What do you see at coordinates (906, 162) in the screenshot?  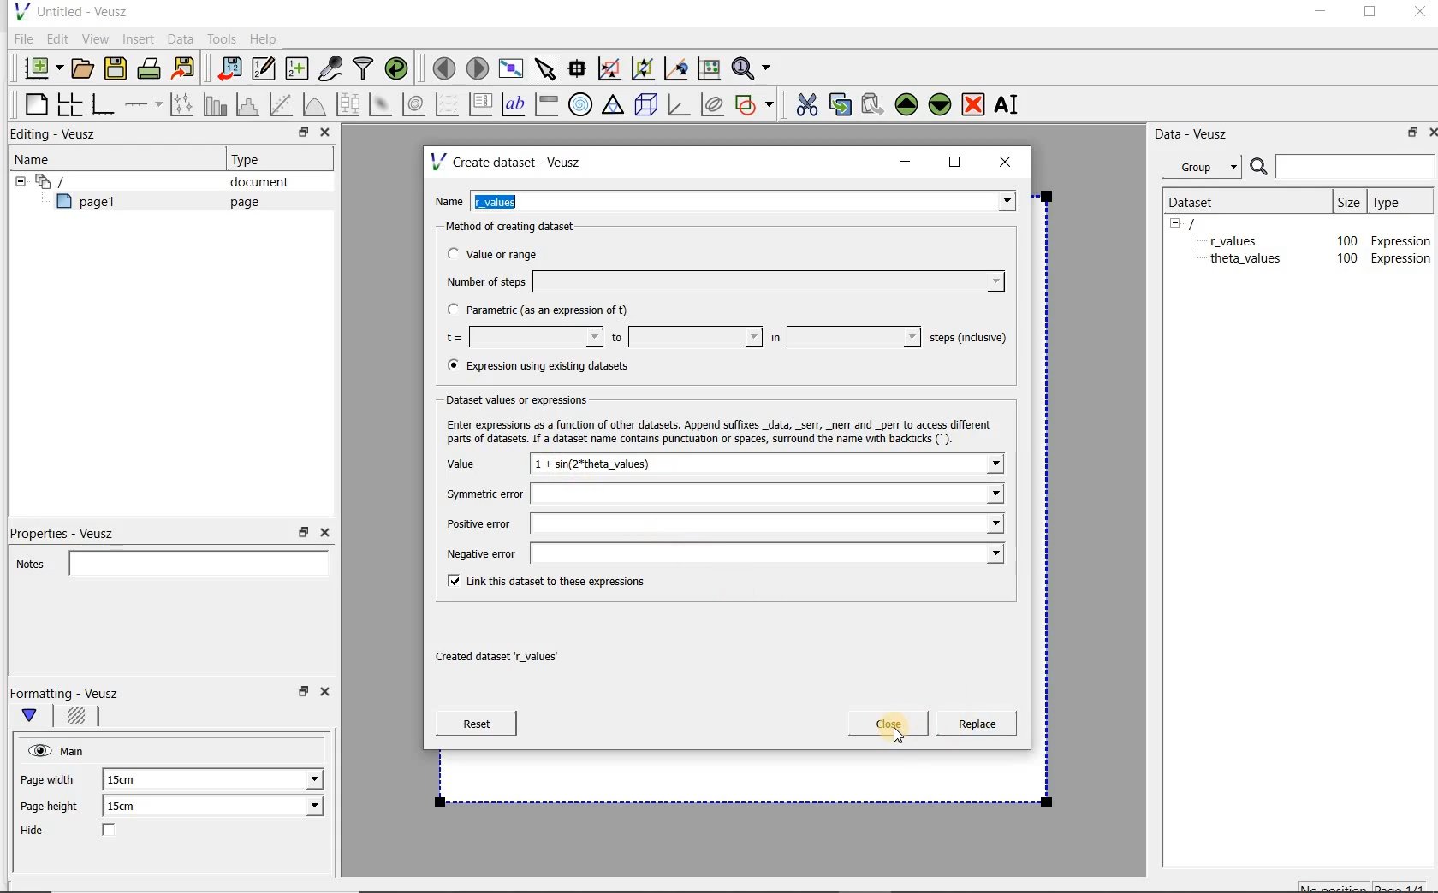 I see `minimize` at bounding box center [906, 162].